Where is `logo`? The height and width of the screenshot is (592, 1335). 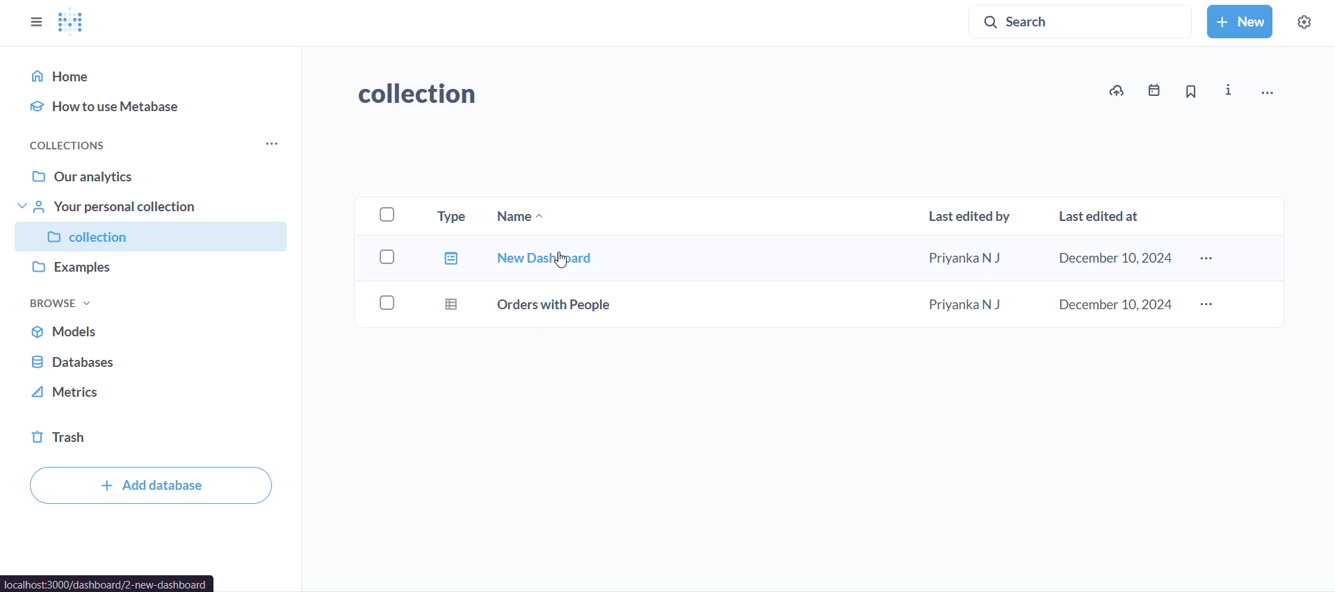 logo is located at coordinates (75, 24).